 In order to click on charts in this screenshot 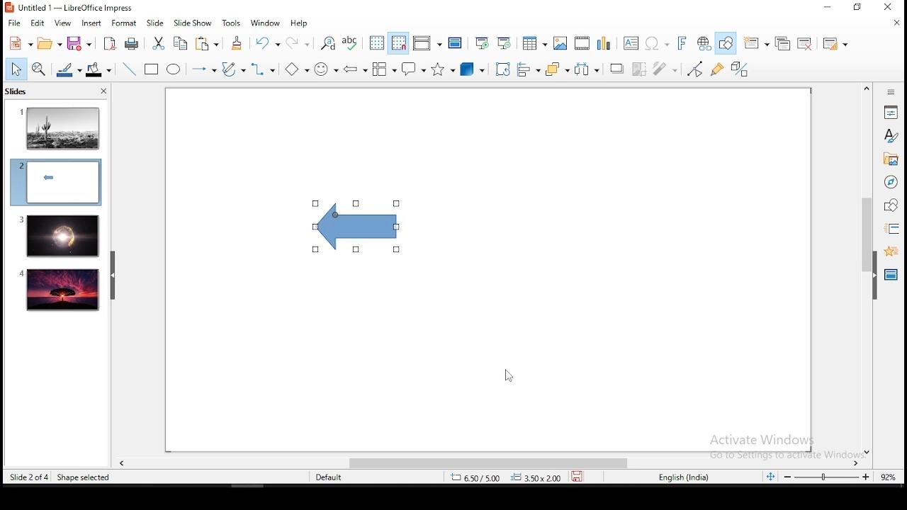, I will do `click(604, 43)`.